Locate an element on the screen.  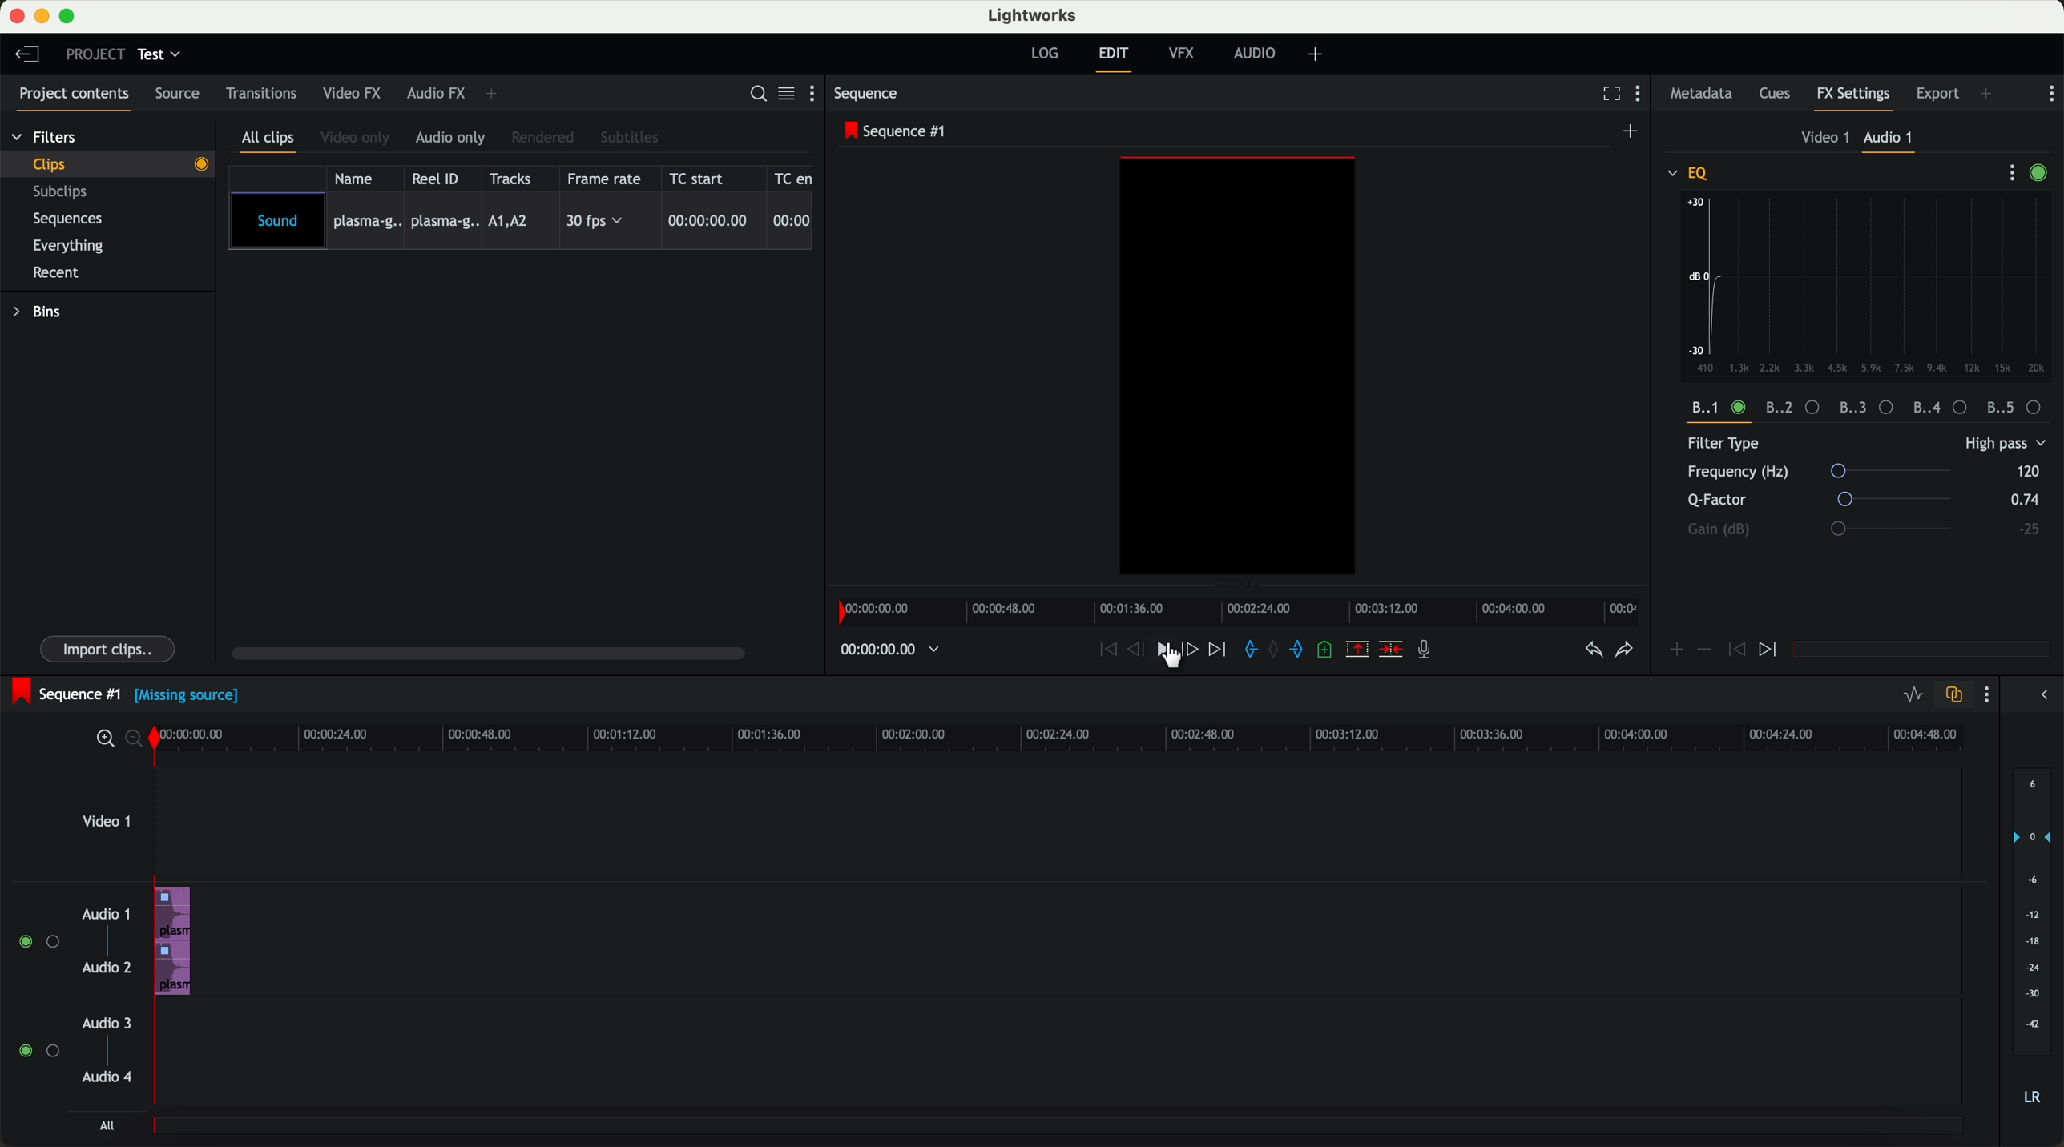
maximize is located at coordinates (71, 16).